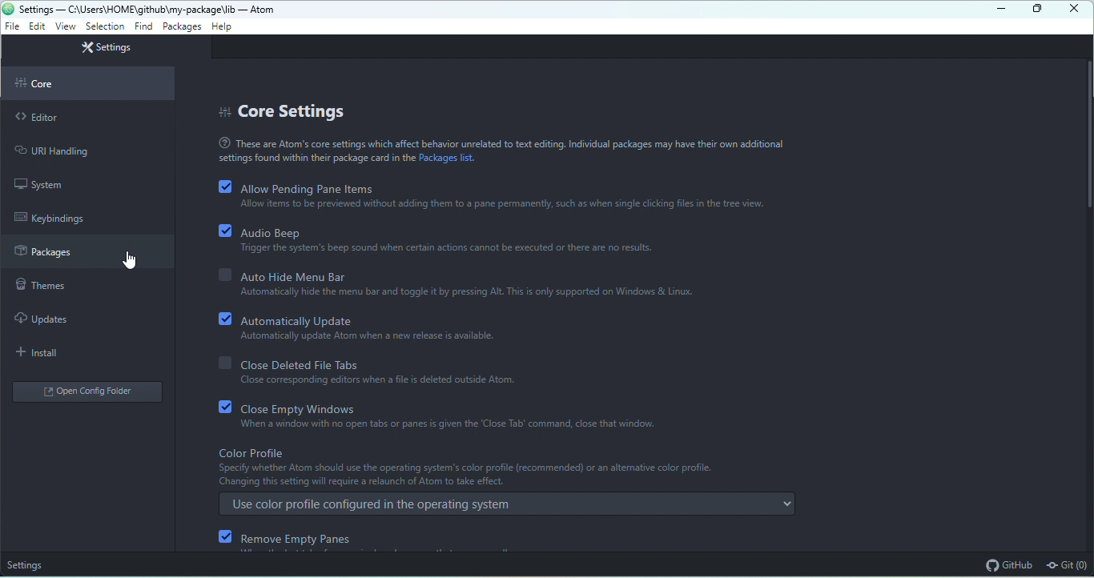 The image size is (1094, 578). I want to click on checkbox with tick, so click(227, 318).